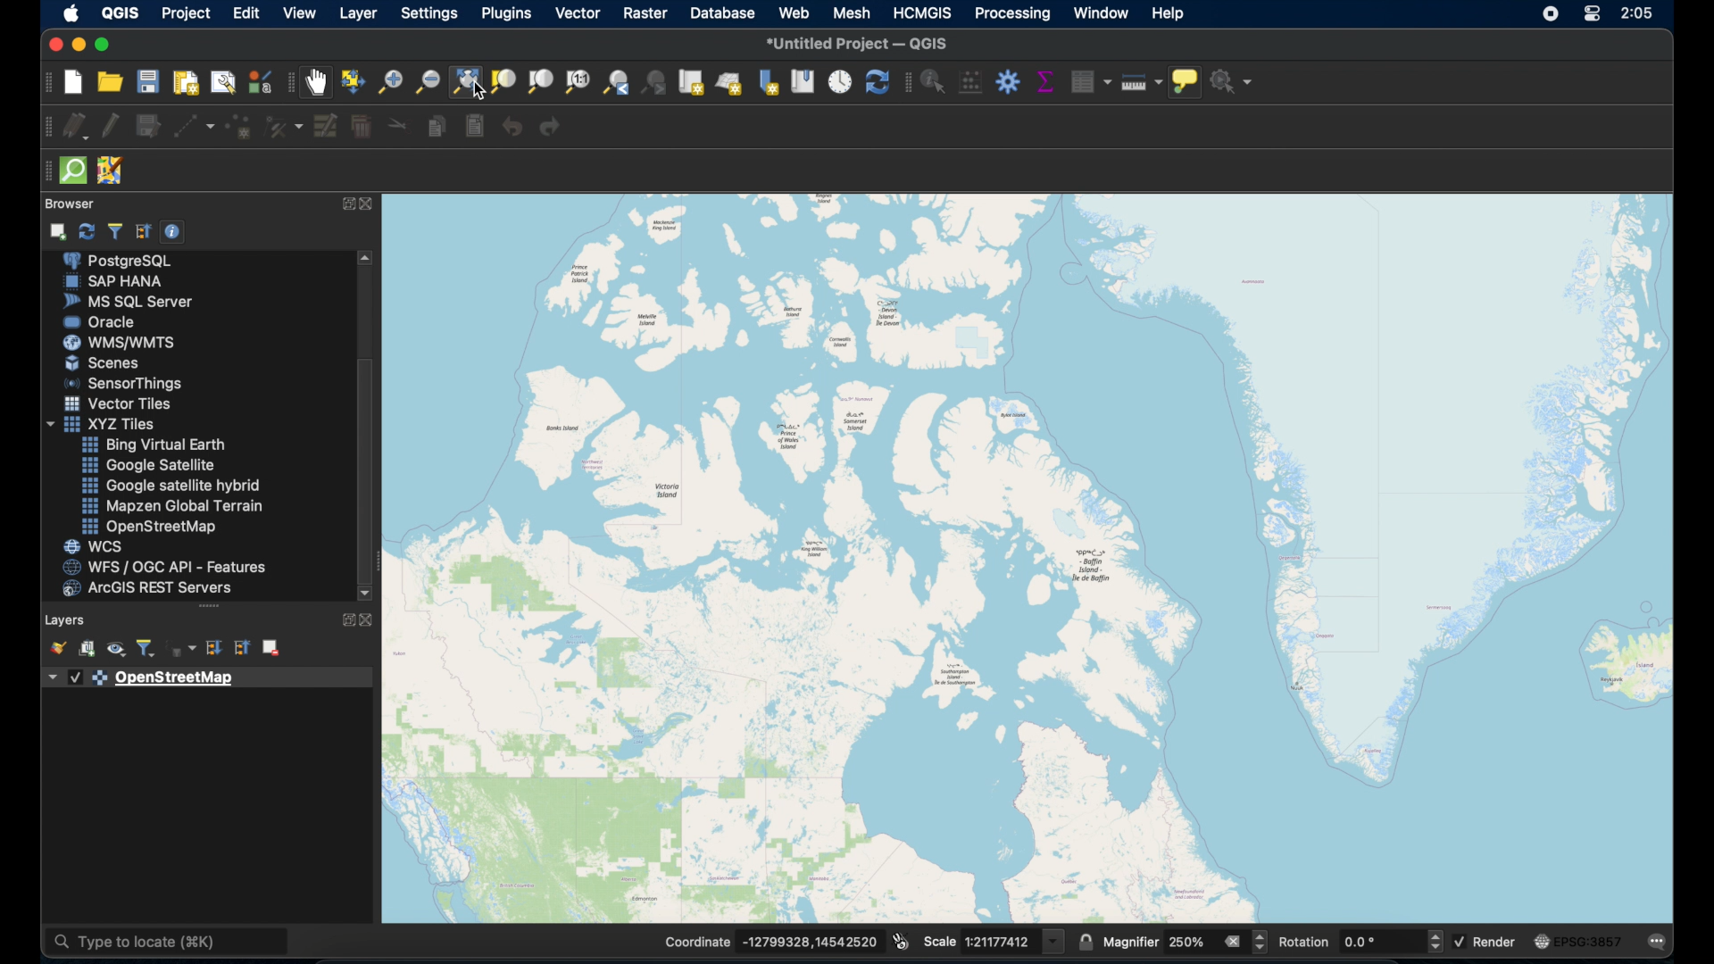 The width and height of the screenshot is (1714, 964). I want to click on ms sql server, so click(122, 301).